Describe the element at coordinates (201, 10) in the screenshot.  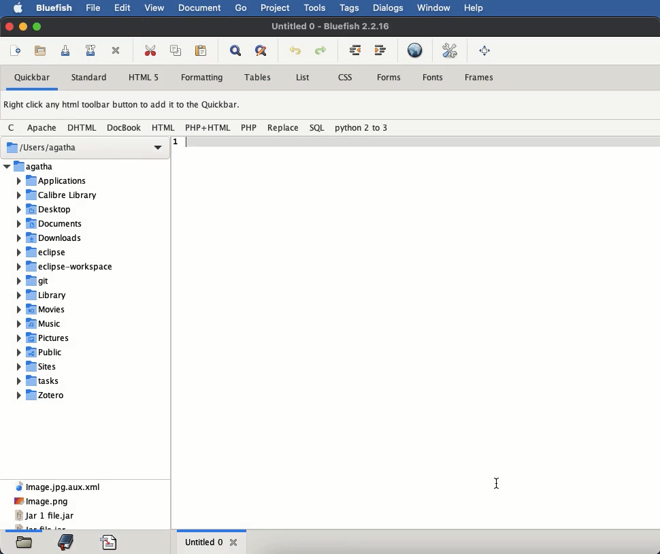
I see `document` at that location.